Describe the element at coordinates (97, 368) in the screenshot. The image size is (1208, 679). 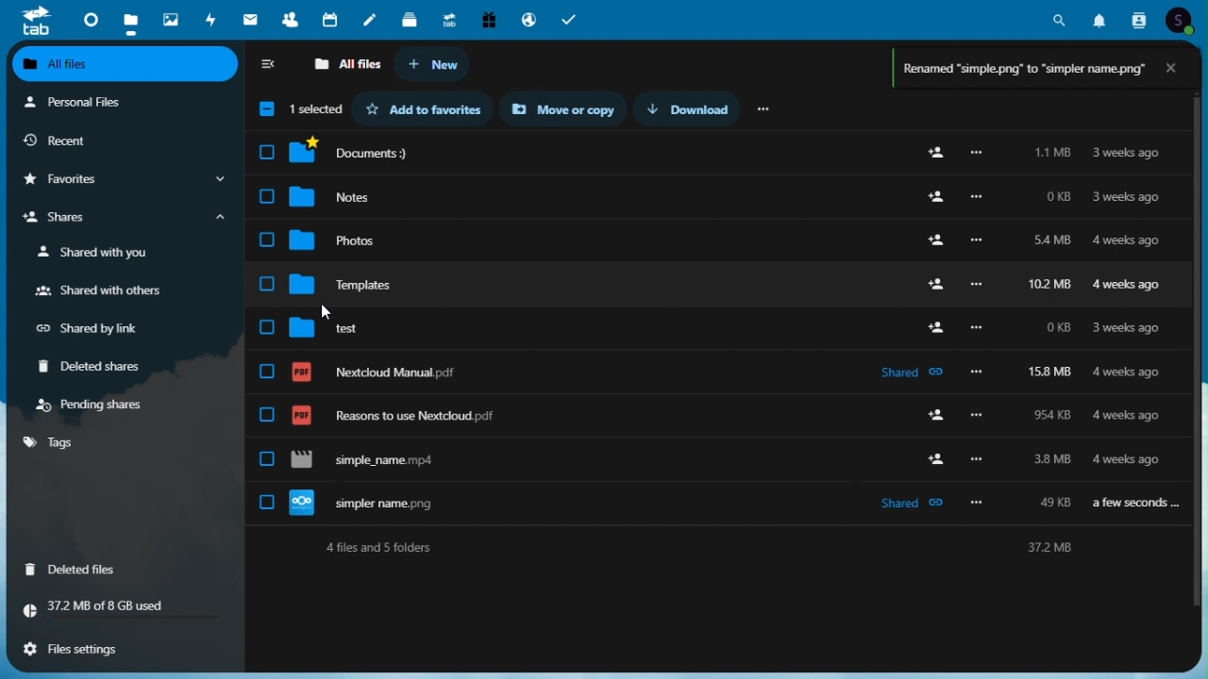
I see `deleted  shares` at that location.